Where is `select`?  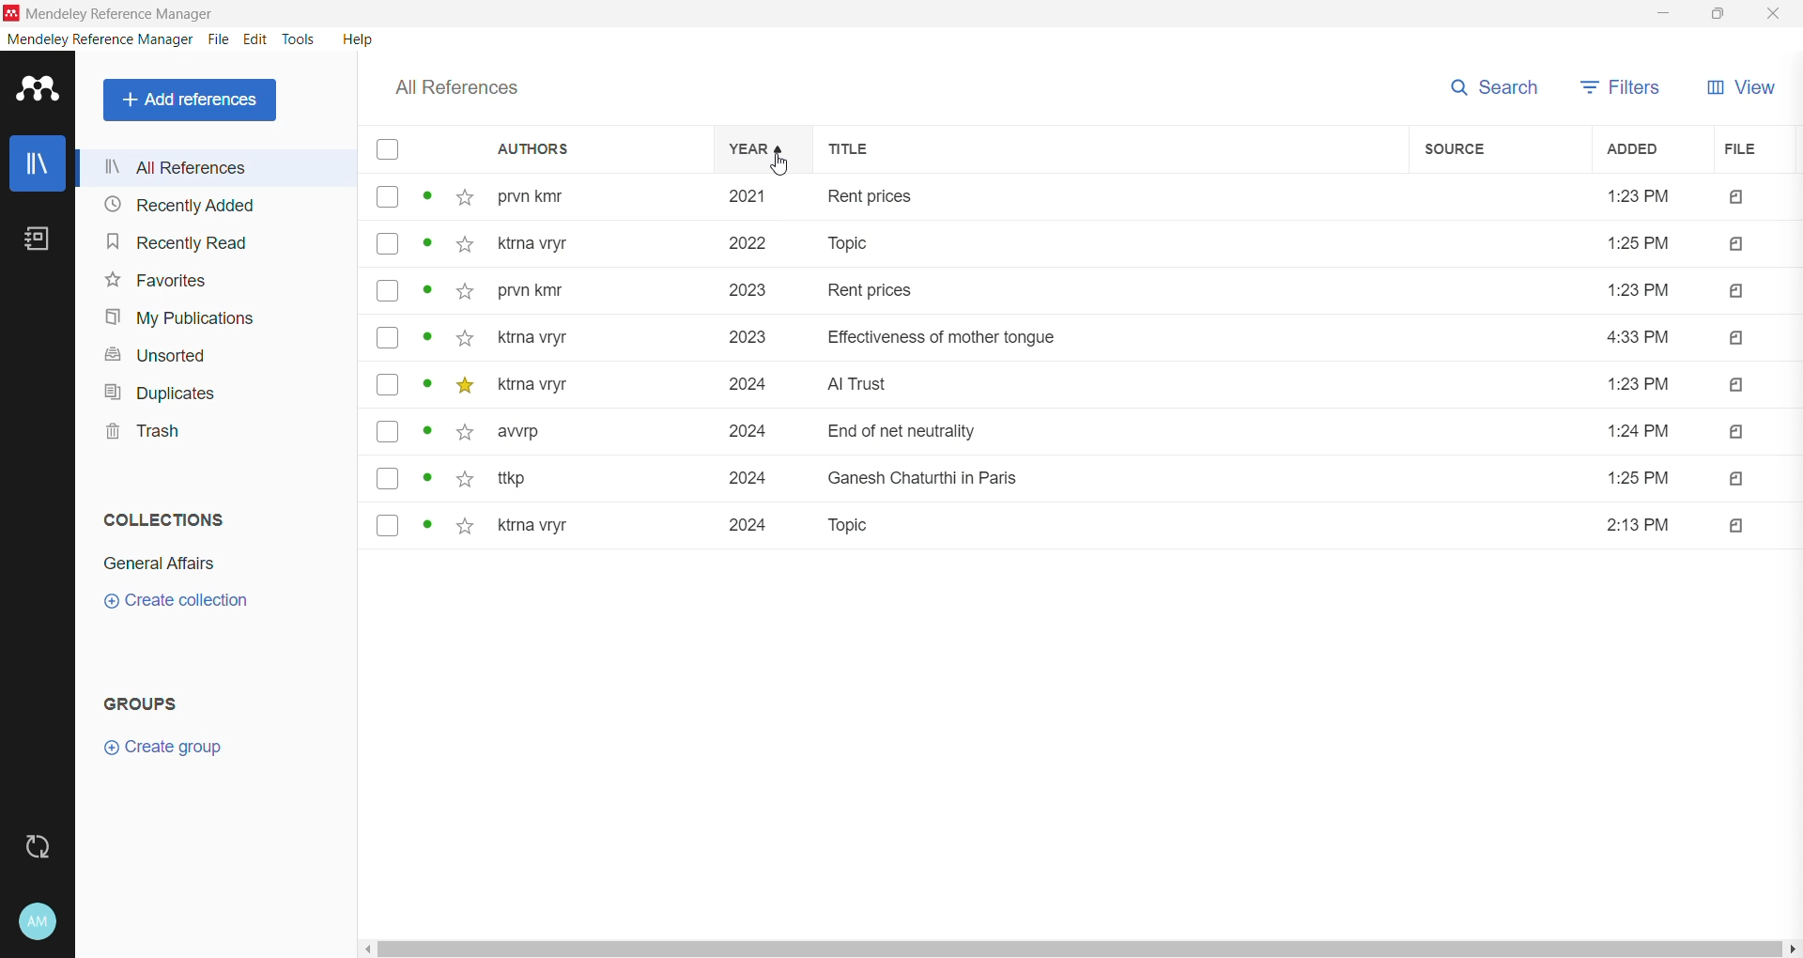
select is located at coordinates (388, 431).